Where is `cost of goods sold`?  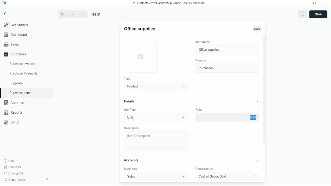 cost of goods sold is located at coordinates (215, 176).